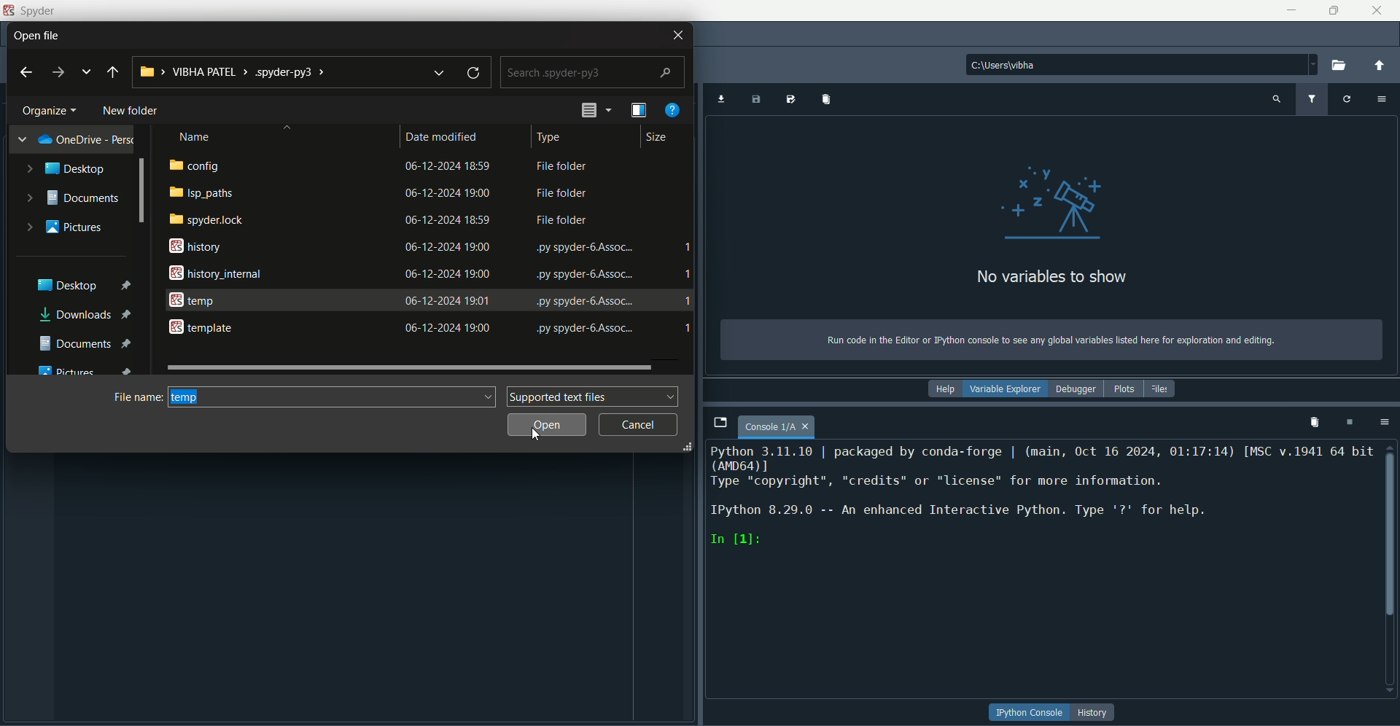 Image resolution: width=1400 pixels, height=726 pixels. I want to click on refresh, so click(475, 71).